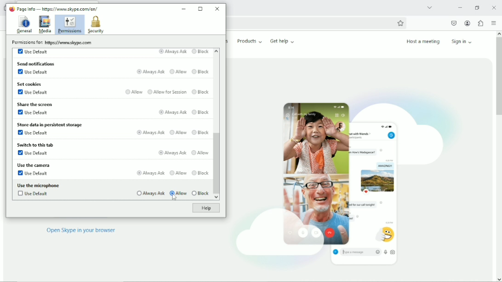 This screenshot has width=502, height=282. Describe the element at coordinates (134, 91) in the screenshot. I see `Allow` at that location.